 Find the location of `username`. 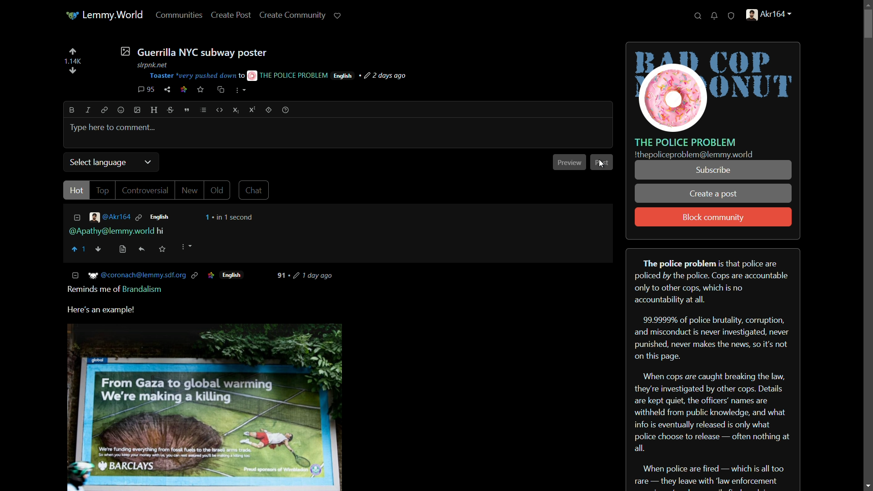

username is located at coordinates (108, 217).